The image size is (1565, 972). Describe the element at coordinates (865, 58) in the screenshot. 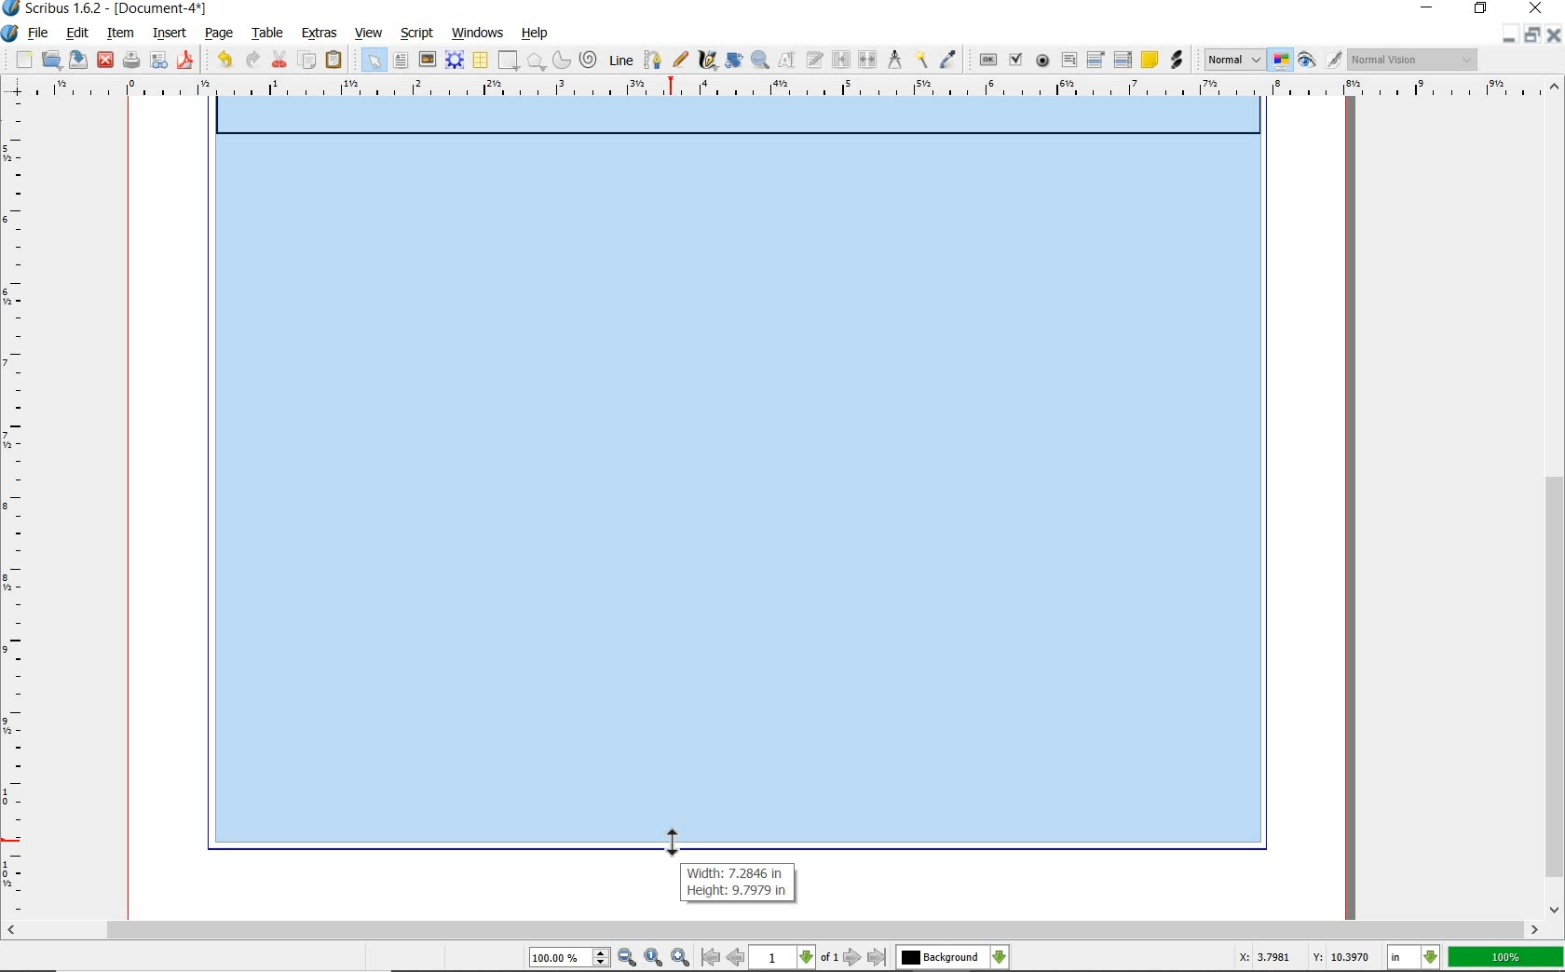

I see `unlink text frames` at that location.